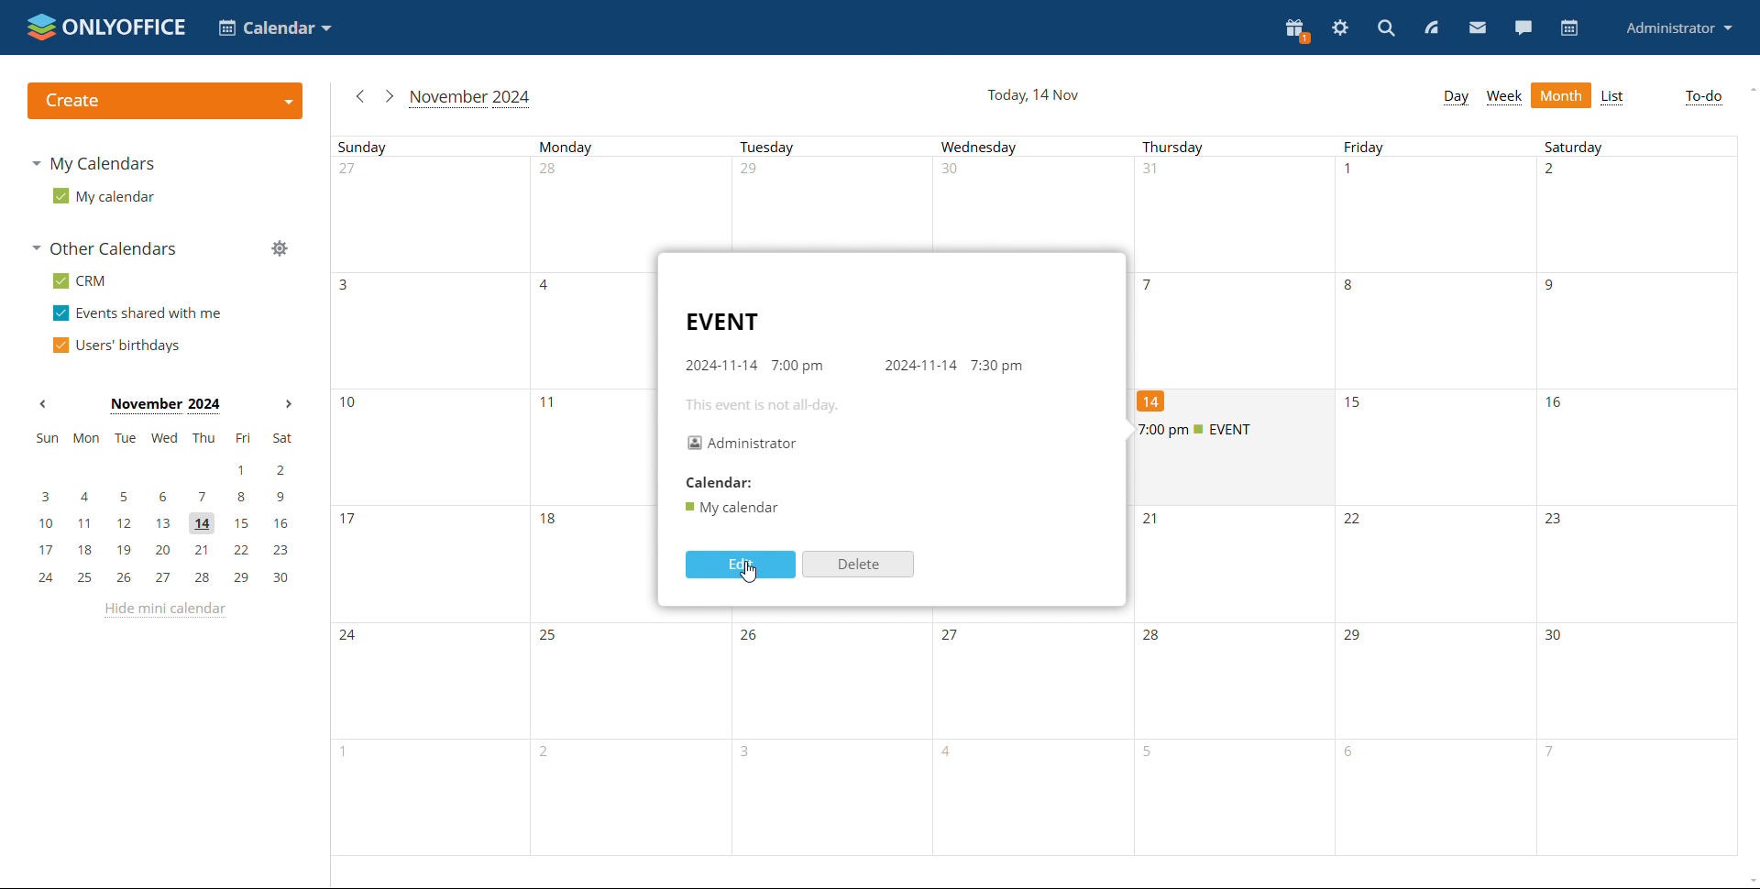  Describe the element at coordinates (1703, 97) in the screenshot. I see `to-do` at that location.